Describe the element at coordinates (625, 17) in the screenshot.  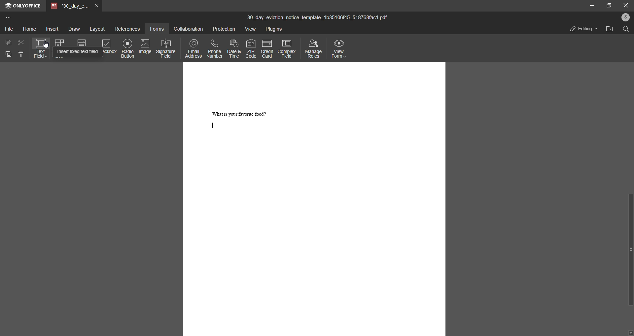
I see `user` at that location.